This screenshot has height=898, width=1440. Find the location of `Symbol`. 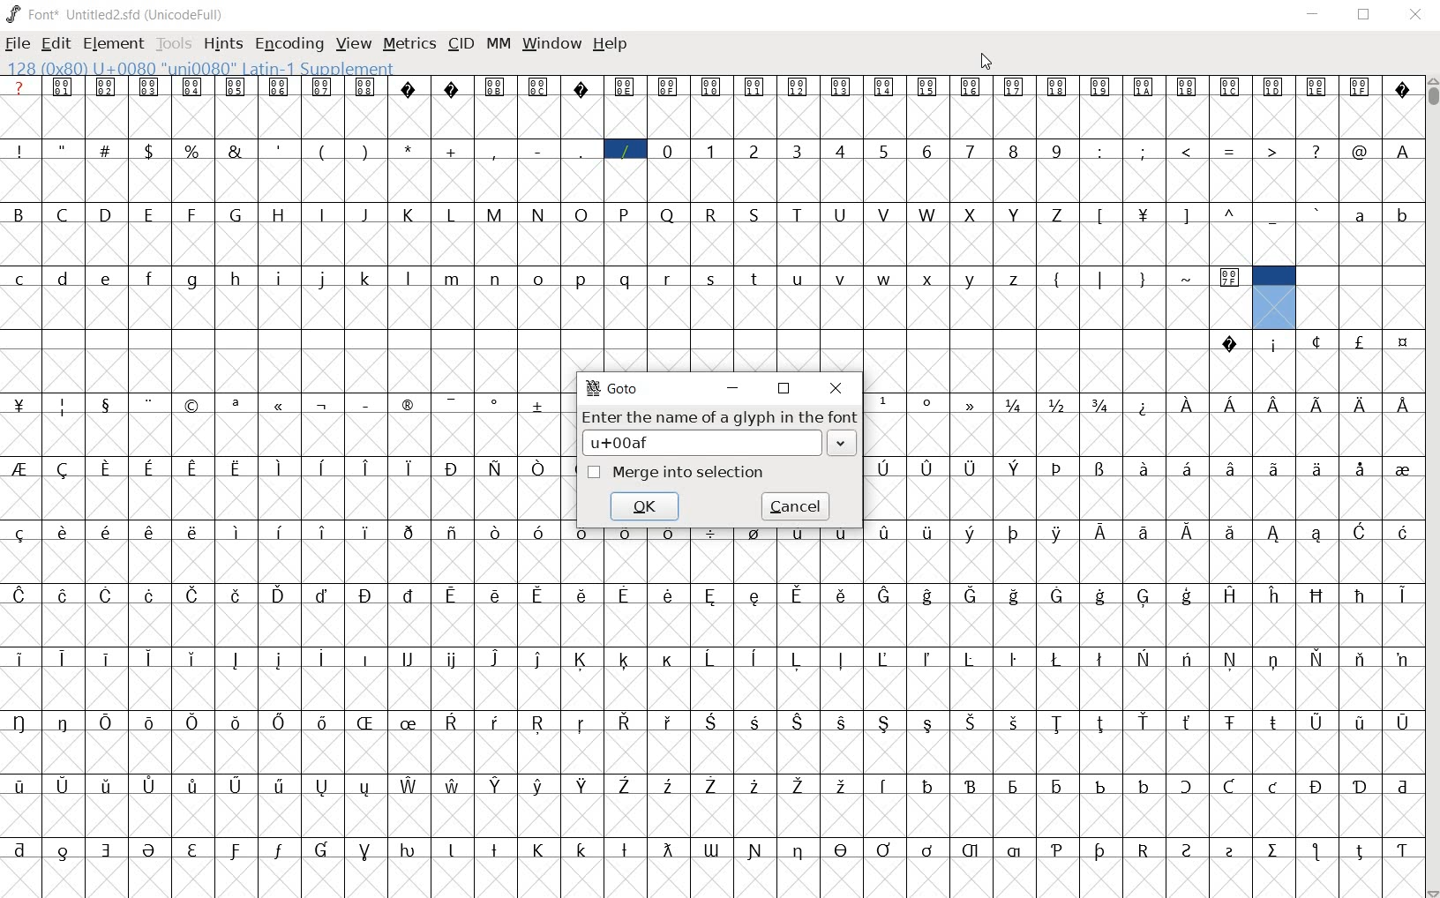

Symbol is located at coordinates (20, 848).